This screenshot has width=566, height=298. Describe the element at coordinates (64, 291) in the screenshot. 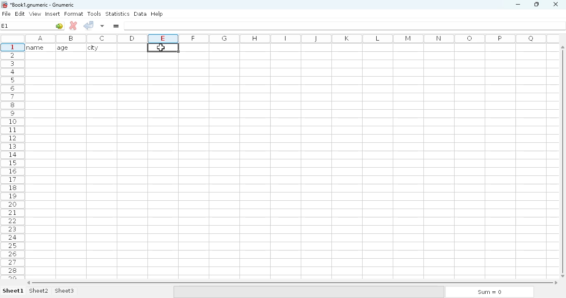

I see `sheet3` at that location.